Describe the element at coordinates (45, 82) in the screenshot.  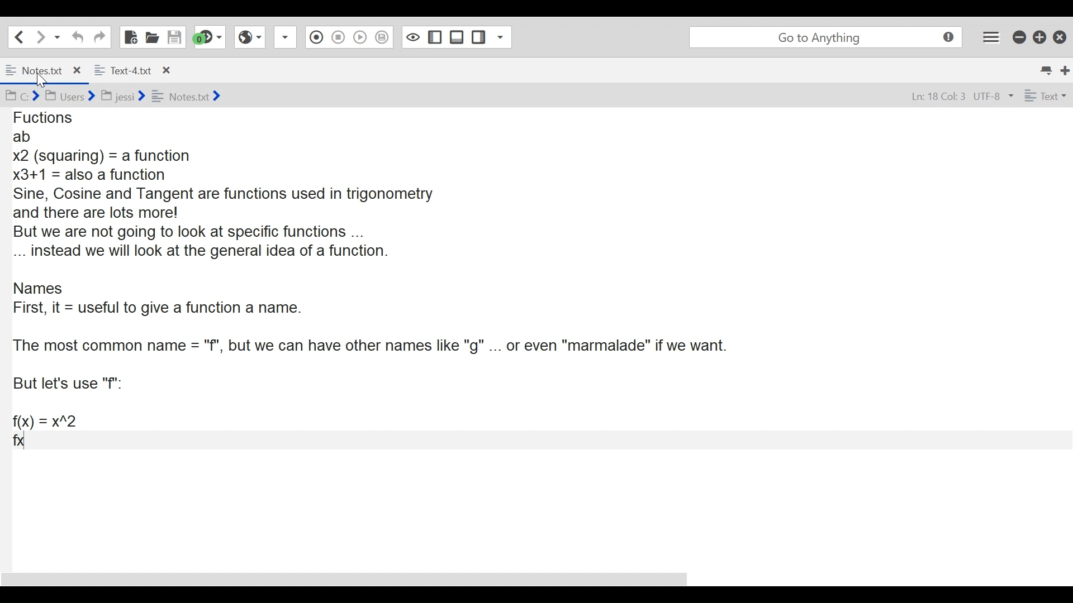
I see `Cursor` at that location.